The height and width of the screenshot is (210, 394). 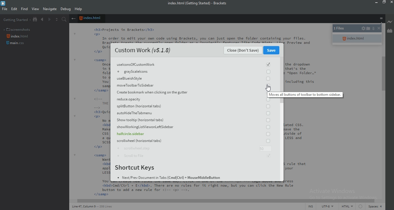 I want to click on live preview, so click(x=390, y=22).